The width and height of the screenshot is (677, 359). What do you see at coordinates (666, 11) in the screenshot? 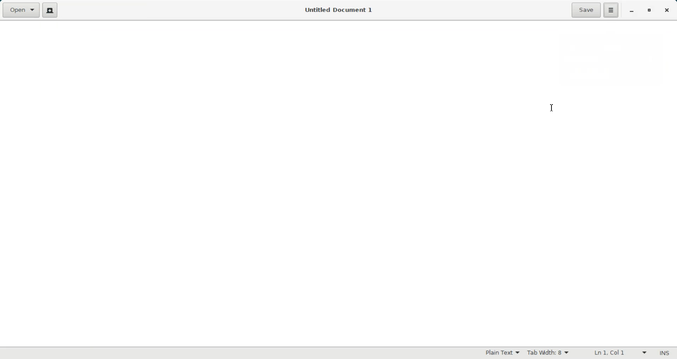
I see `Close` at bounding box center [666, 11].